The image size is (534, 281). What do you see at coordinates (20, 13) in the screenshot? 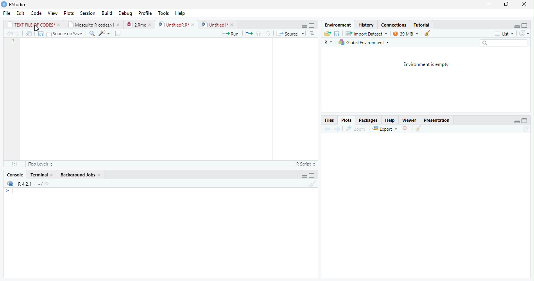
I see `Edit` at bounding box center [20, 13].